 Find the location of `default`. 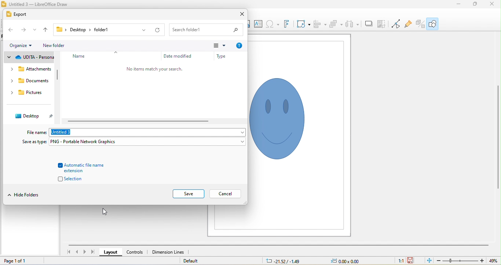

default is located at coordinates (190, 259).